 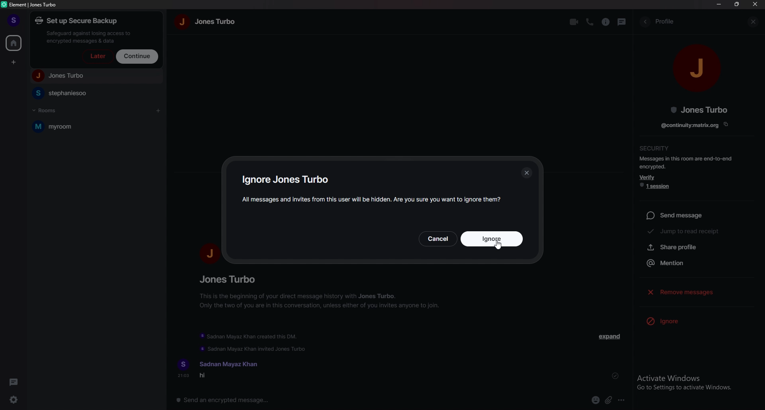 I want to click on ignore, so click(x=288, y=178).